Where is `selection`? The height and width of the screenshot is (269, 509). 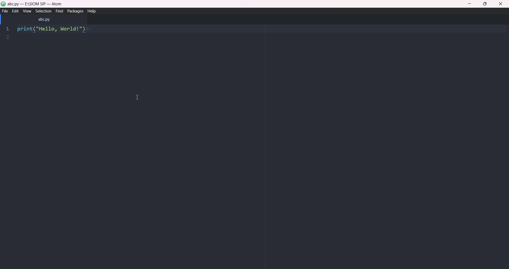 selection is located at coordinates (43, 12).